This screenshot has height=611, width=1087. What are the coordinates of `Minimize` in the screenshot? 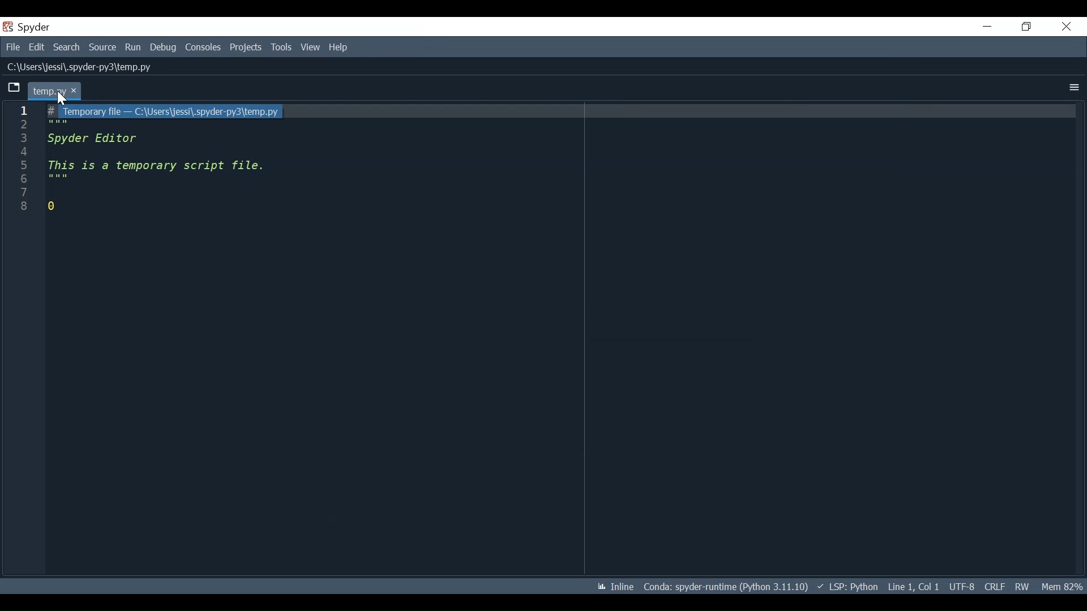 It's located at (989, 26).